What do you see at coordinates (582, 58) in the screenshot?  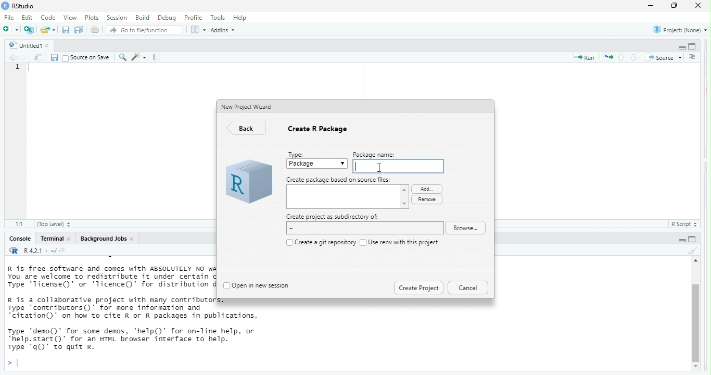 I see `run` at bounding box center [582, 58].